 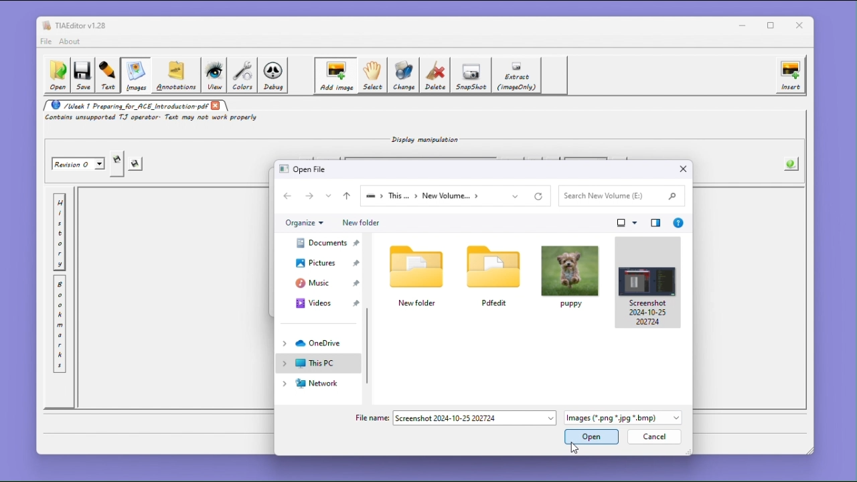 What do you see at coordinates (623, 419) in the screenshot?
I see `images (*.png*.jpg*.bmp)` at bounding box center [623, 419].